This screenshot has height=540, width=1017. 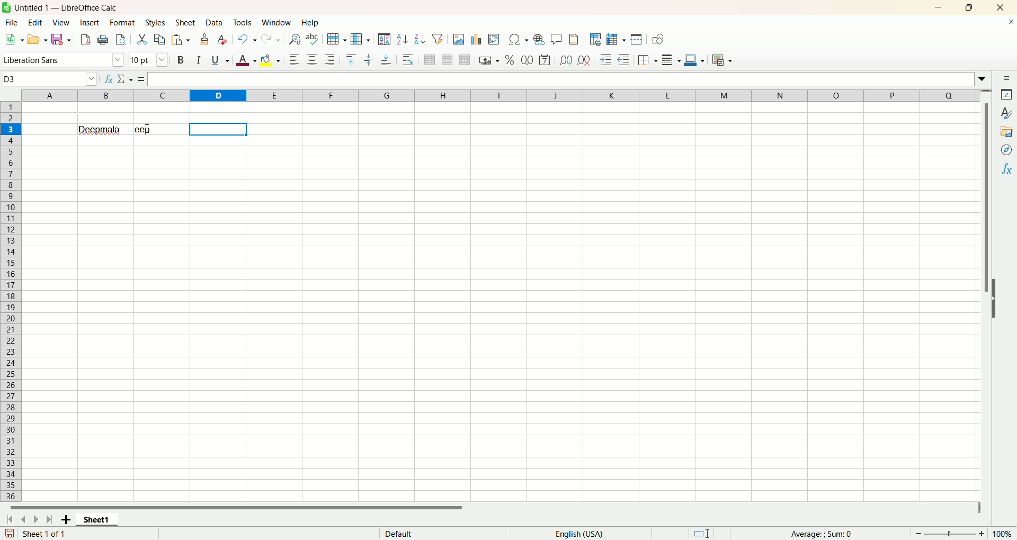 I want to click on Undo, so click(x=248, y=39).